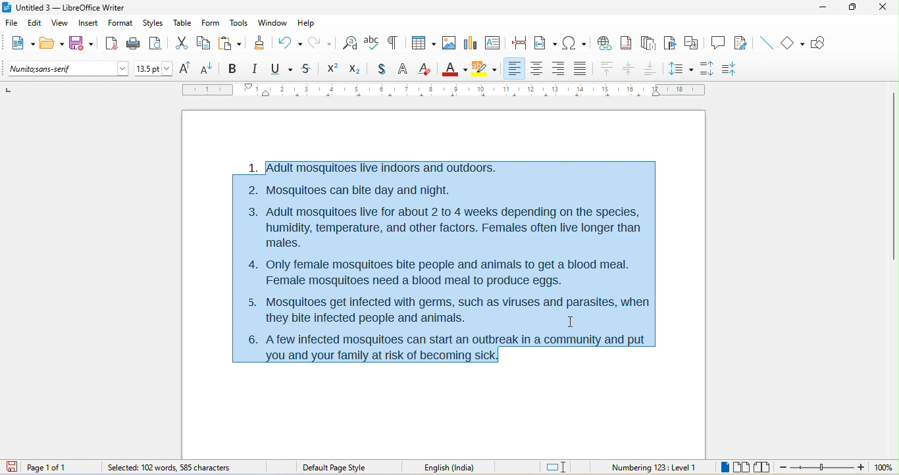 This screenshot has width=899, height=475. Describe the element at coordinates (606, 42) in the screenshot. I see `hyperlink` at that location.